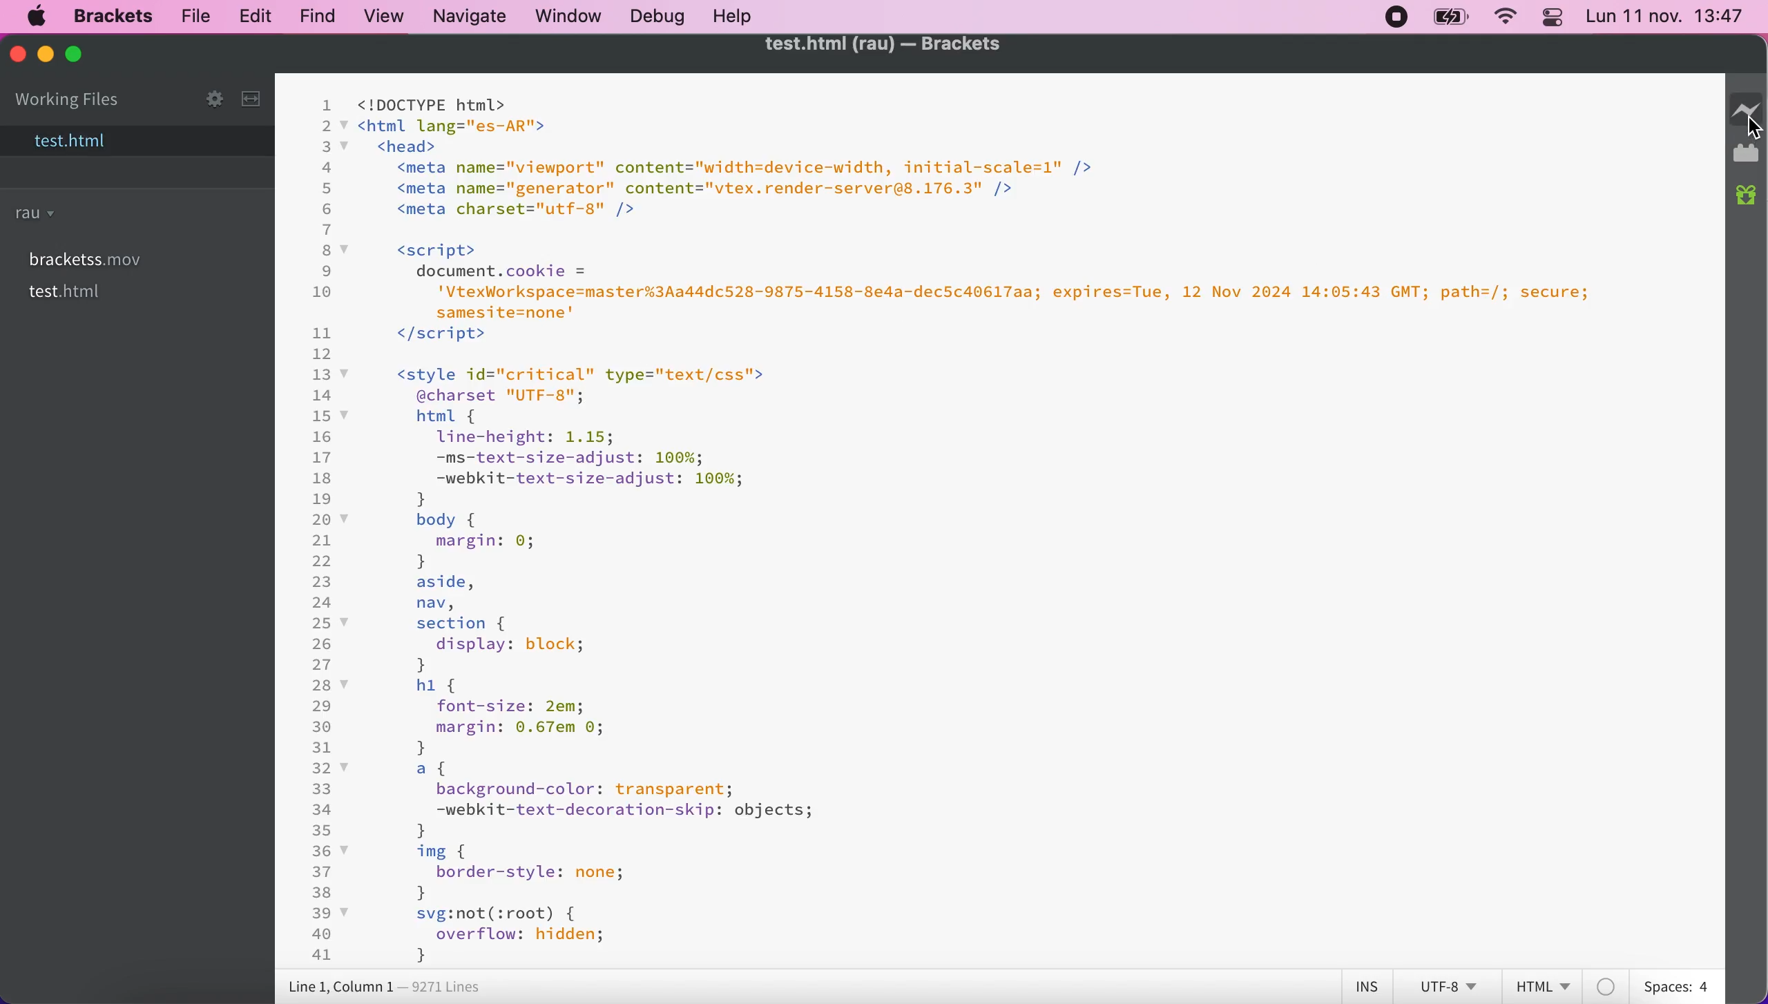 The height and width of the screenshot is (1004, 1768). What do you see at coordinates (385, 19) in the screenshot?
I see `view` at bounding box center [385, 19].